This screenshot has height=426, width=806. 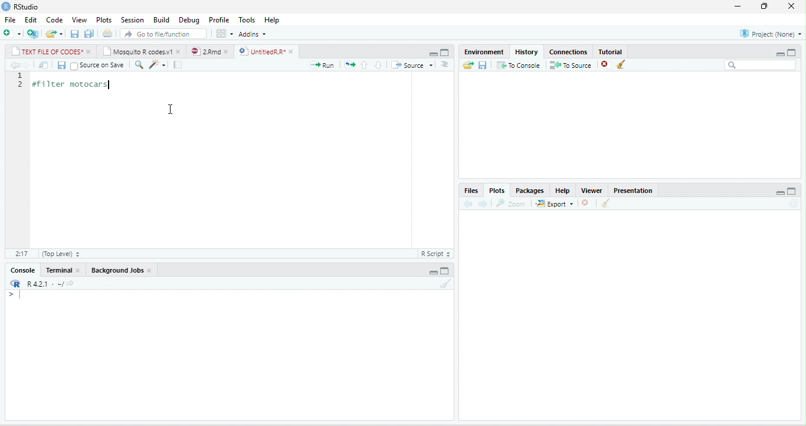 What do you see at coordinates (482, 65) in the screenshot?
I see `save` at bounding box center [482, 65].